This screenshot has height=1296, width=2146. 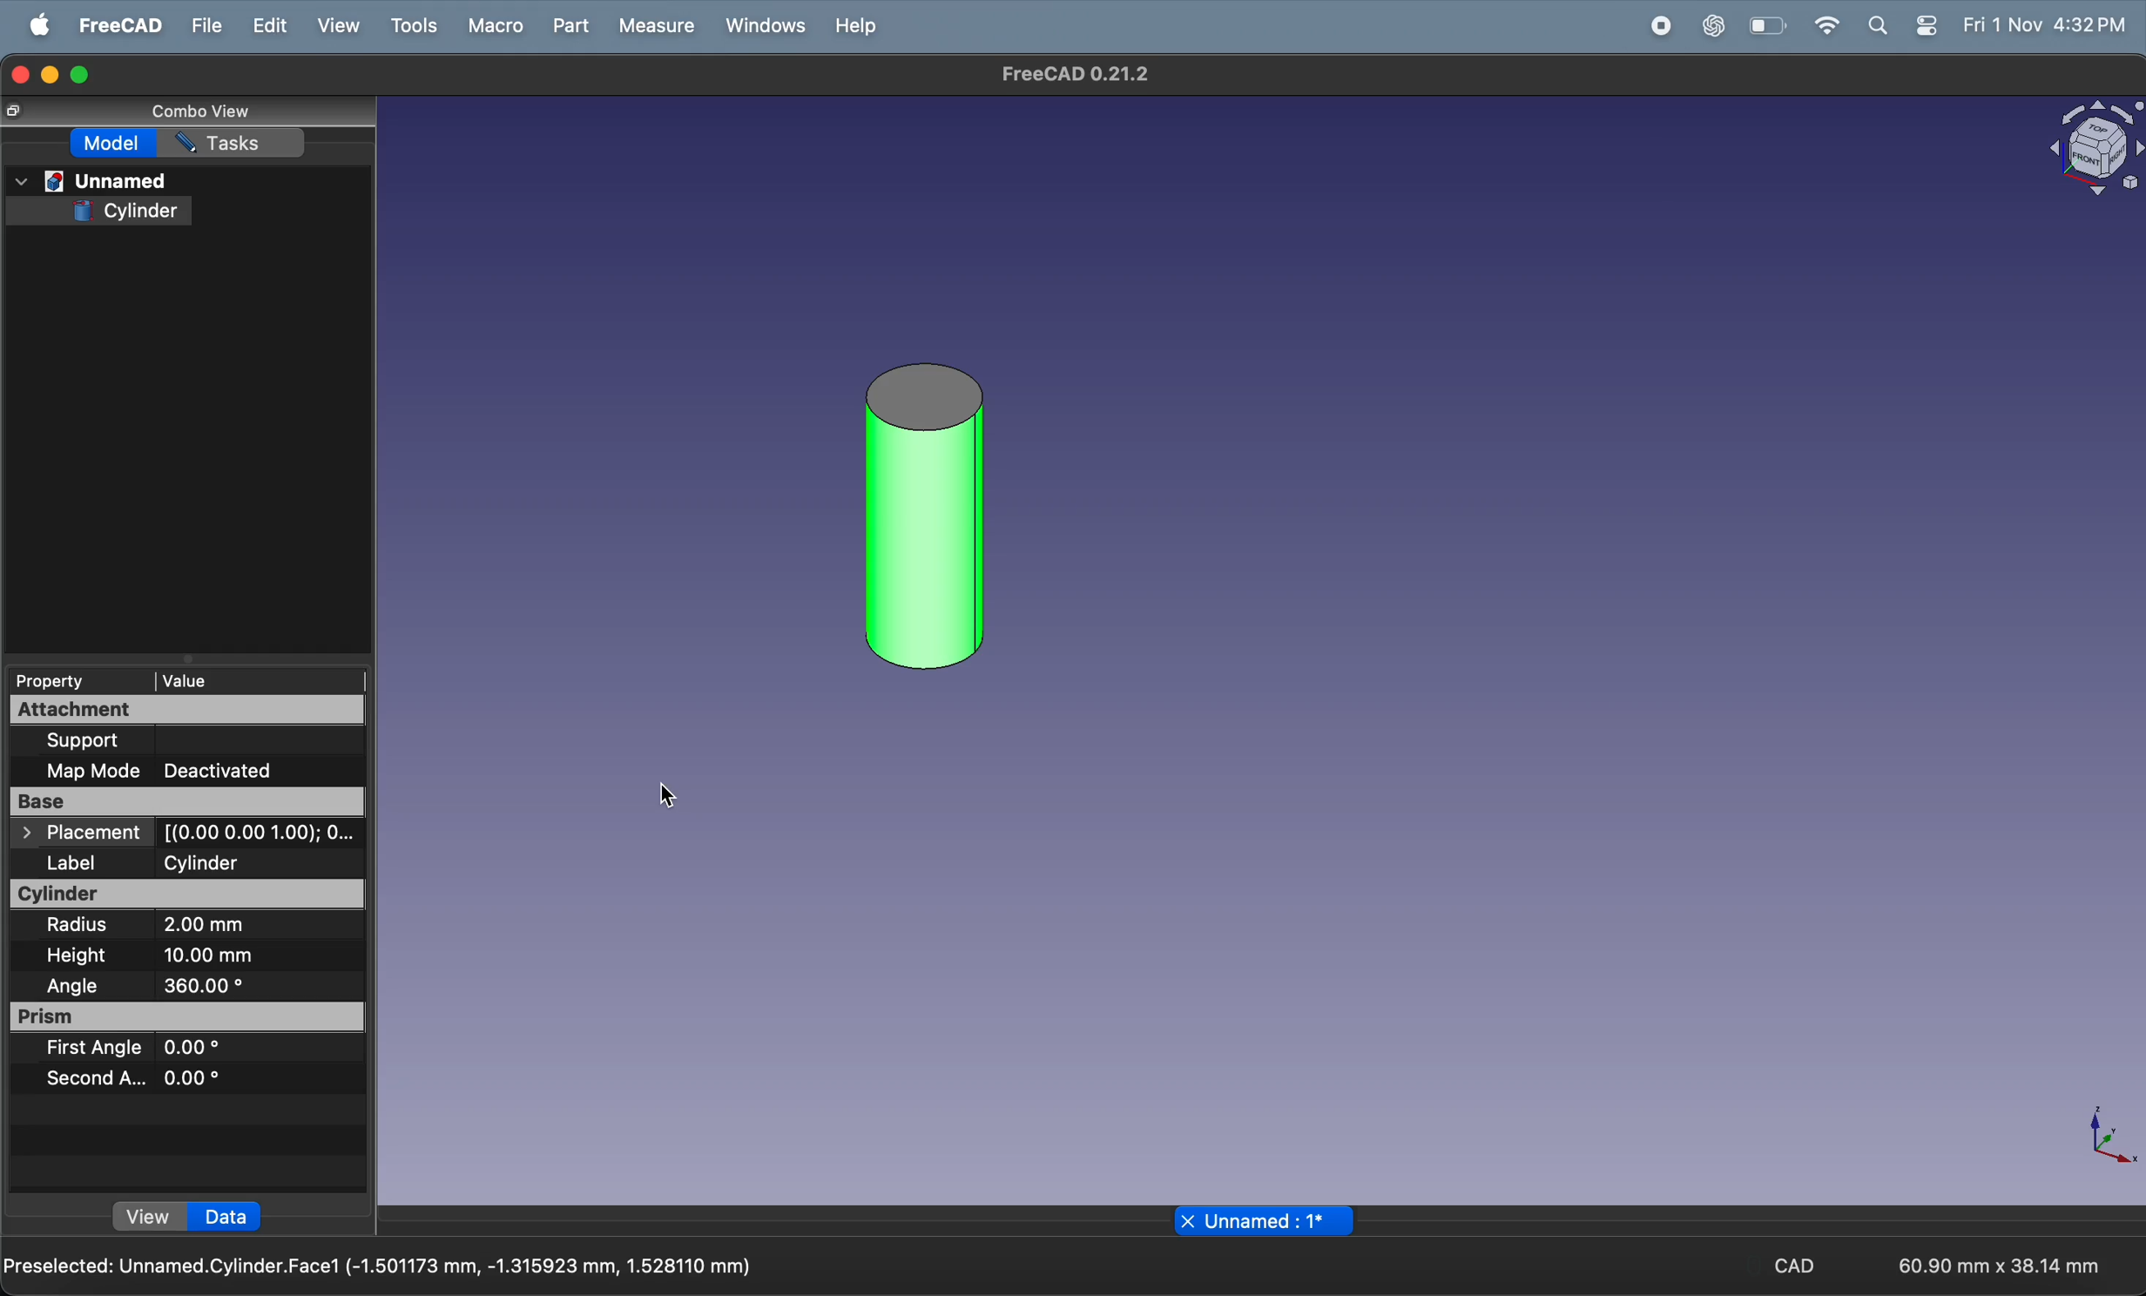 What do you see at coordinates (125, 212) in the screenshot?
I see `cylinder` at bounding box center [125, 212].